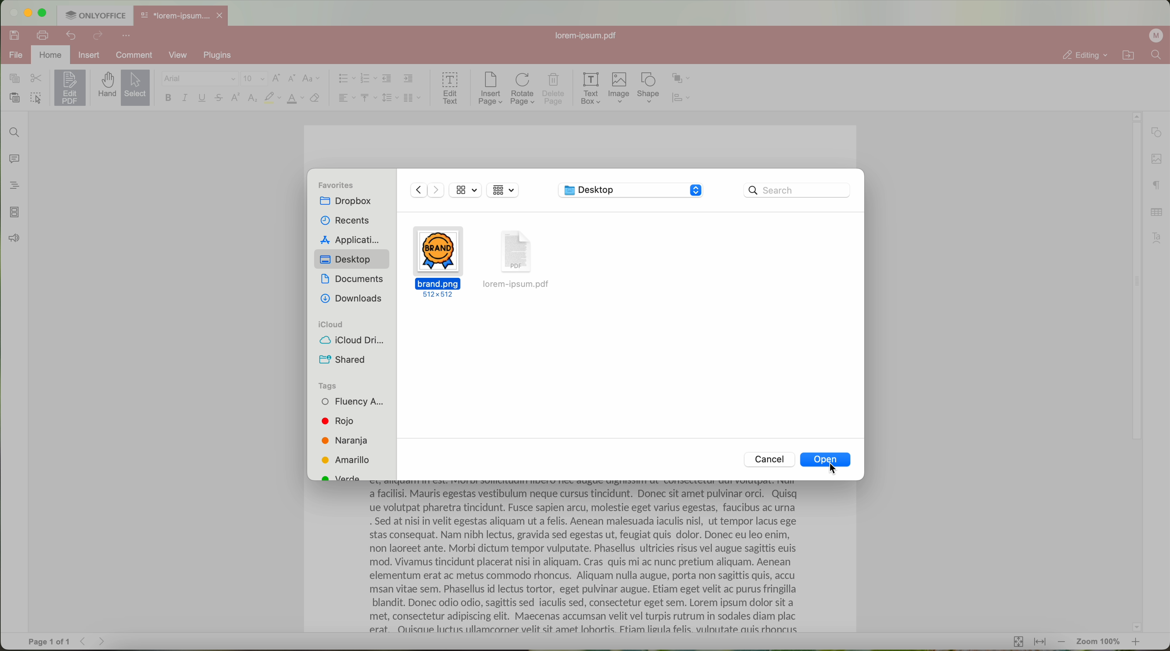 This screenshot has width=1170, height=651. What do you see at coordinates (343, 360) in the screenshot?
I see `shared` at bounding box center [343, 360].